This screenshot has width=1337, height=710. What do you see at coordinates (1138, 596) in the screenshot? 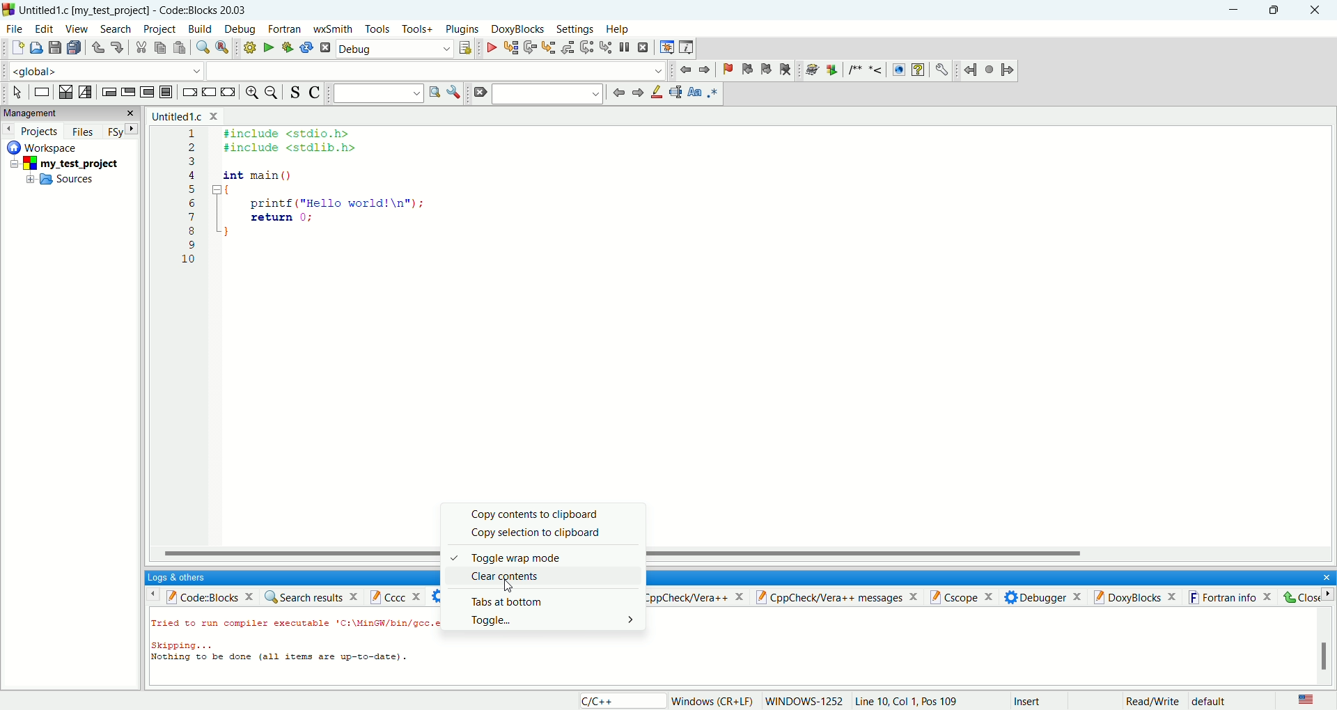
I see `doxyblocks` at bounding box center [1138, 596].